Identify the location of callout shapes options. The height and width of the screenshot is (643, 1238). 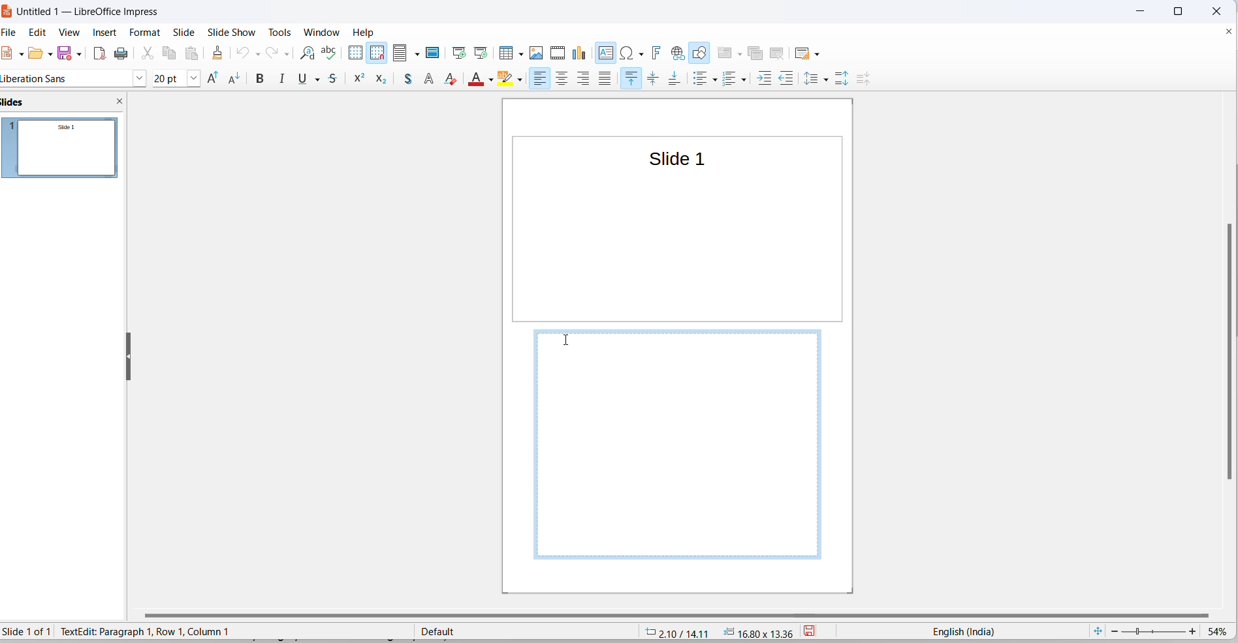
(407, 81).